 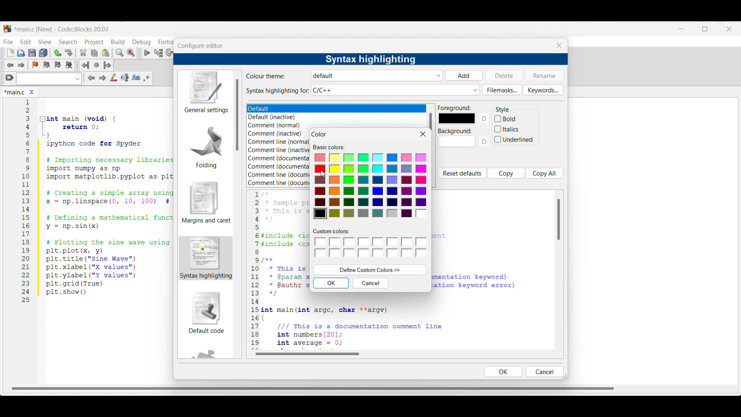 What do you see at coordinates (32, 53) in the screenshot?
I see `Save` at bounding box center [32, 53].